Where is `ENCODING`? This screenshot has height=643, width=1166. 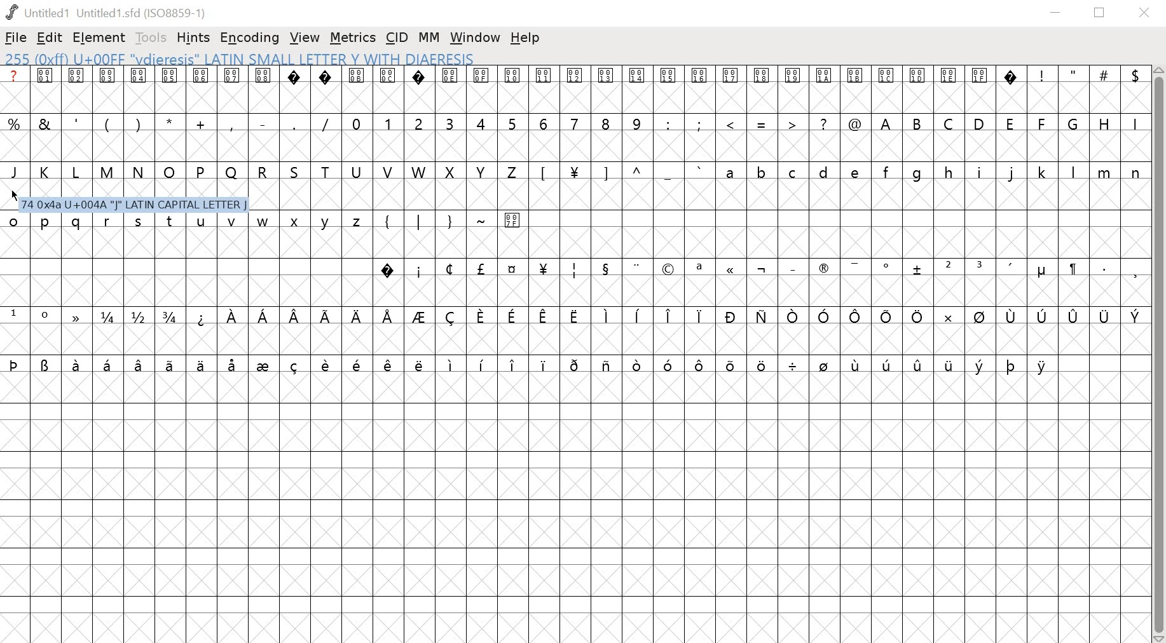
ENCODING is located at coordinates (250, 38).